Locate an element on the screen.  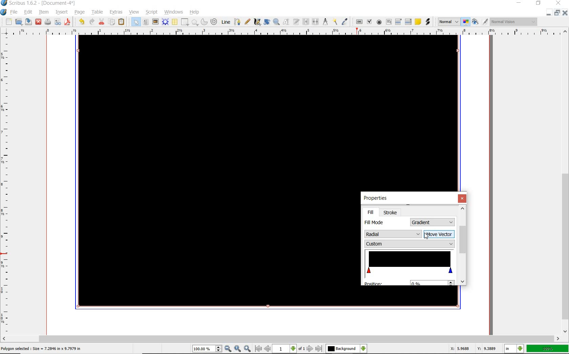
solid is located at coordinates (433, 222).